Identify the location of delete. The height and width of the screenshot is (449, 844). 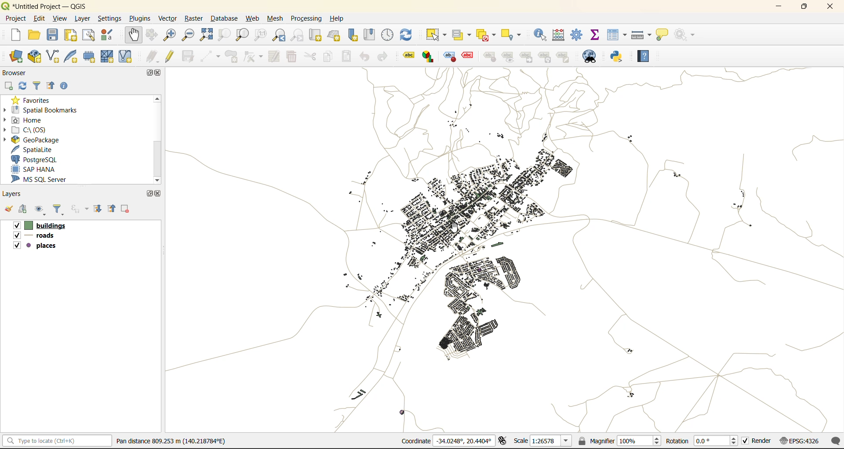
(292, 57).